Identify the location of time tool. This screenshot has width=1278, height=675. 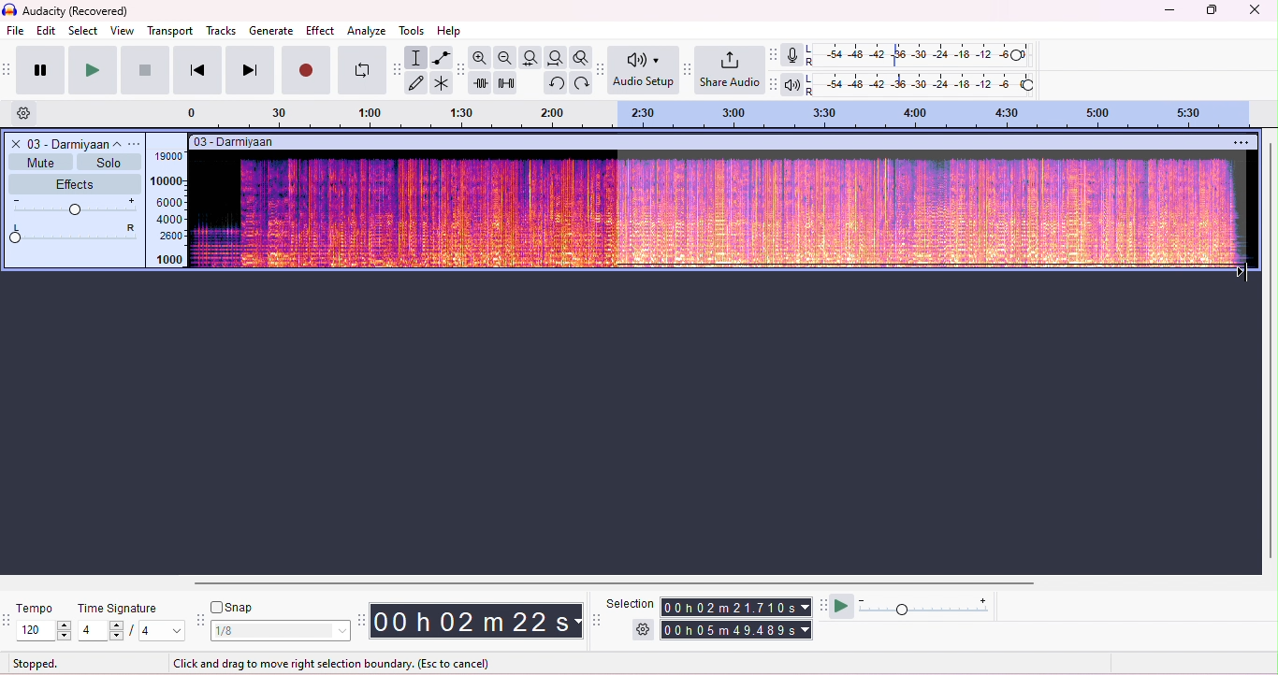
(361, 619).